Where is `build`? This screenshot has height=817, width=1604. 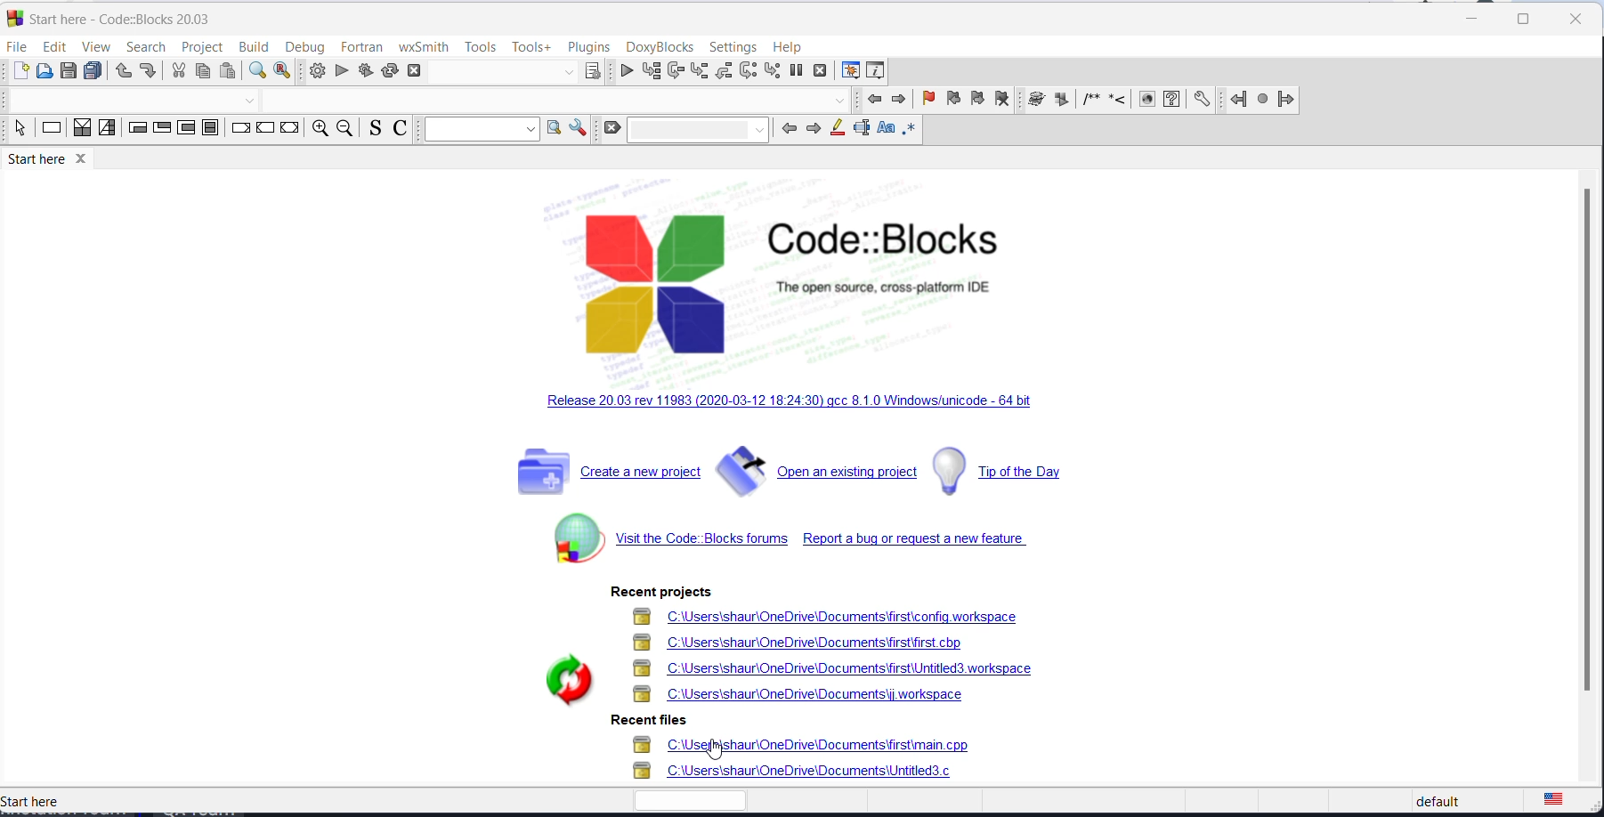 build is located at coordinates (251, 47).